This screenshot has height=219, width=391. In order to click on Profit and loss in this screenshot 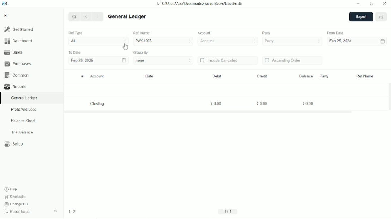, I will do `click(24, 109)`.